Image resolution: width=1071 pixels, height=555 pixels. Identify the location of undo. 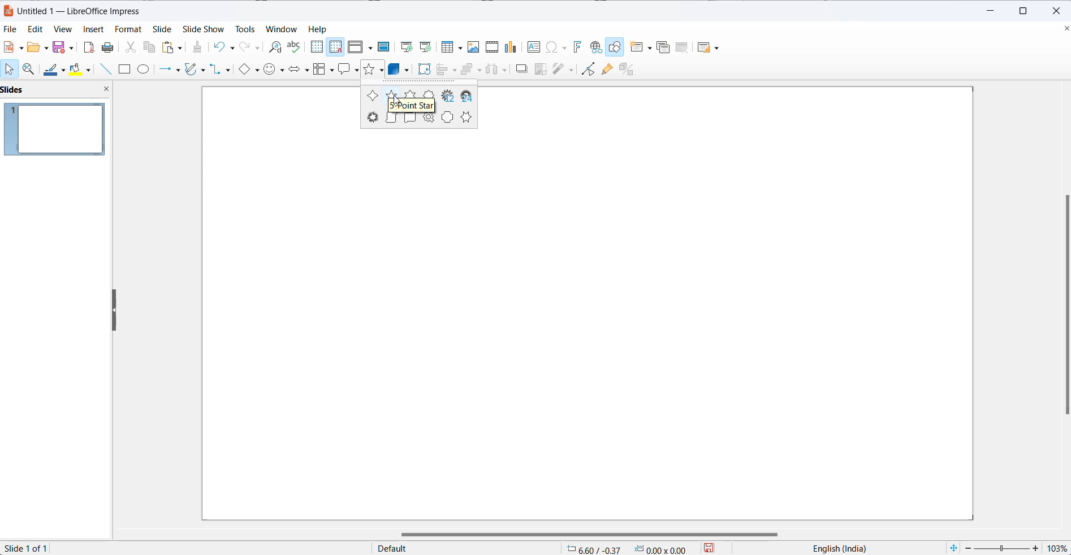
(227, 46).